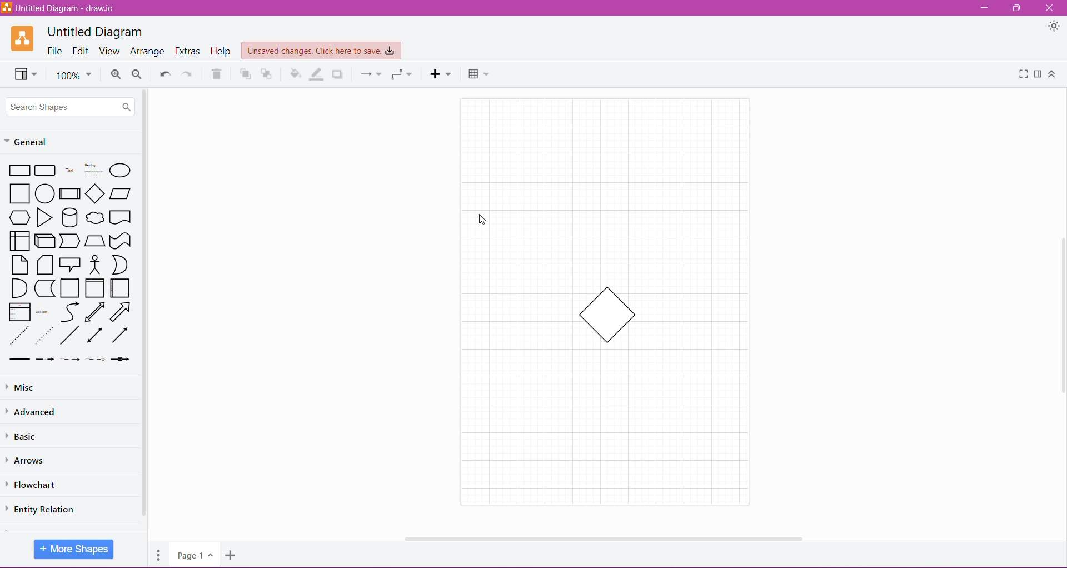 Image resolution: width=1067 pixels, height=568 pixels. I want to click on Zoom, so click(75, 76).